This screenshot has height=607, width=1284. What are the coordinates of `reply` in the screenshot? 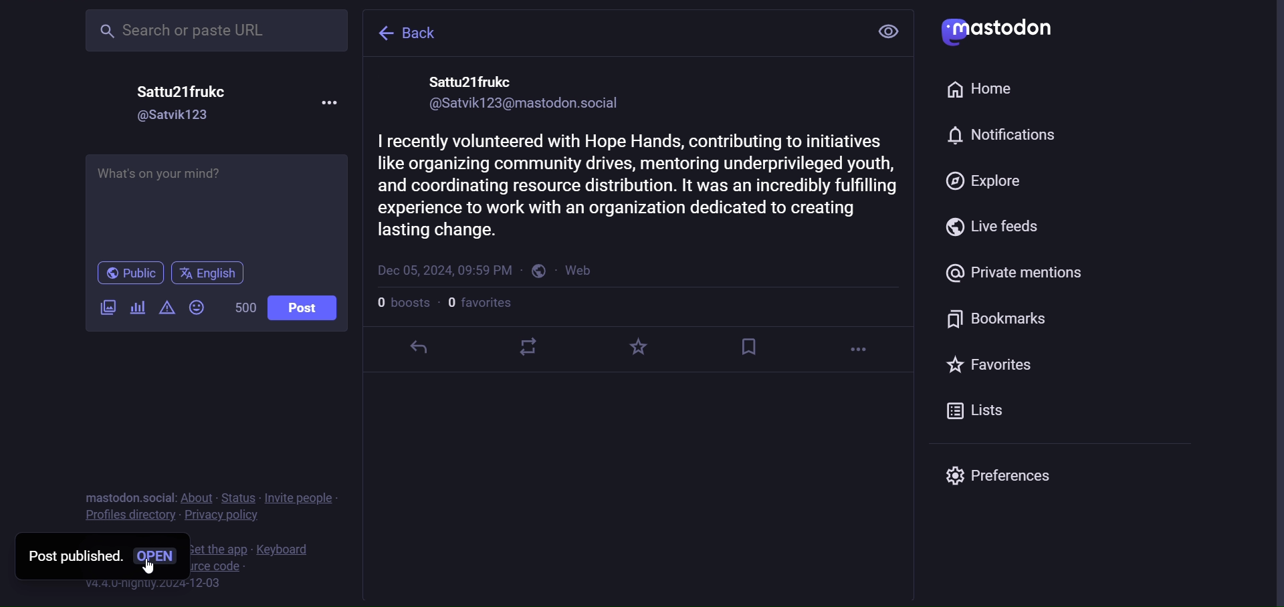 It's located at (425, 351).